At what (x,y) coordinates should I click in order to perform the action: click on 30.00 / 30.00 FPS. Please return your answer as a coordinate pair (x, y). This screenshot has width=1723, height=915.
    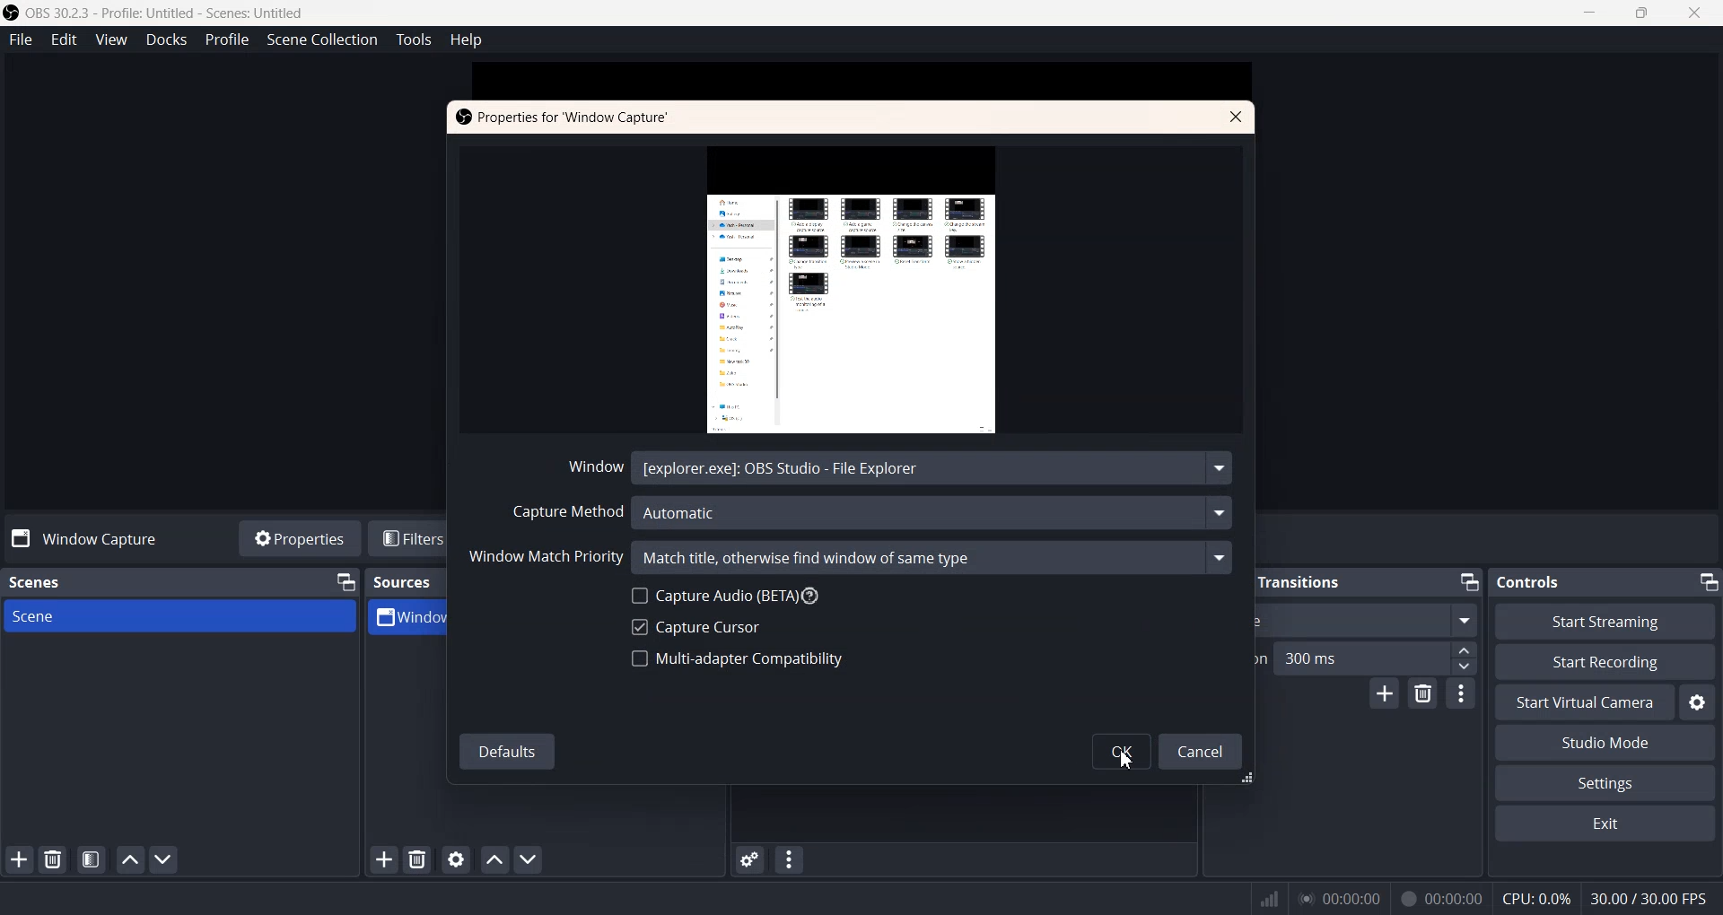
    Looking at the image, I should click on (1649, 897).